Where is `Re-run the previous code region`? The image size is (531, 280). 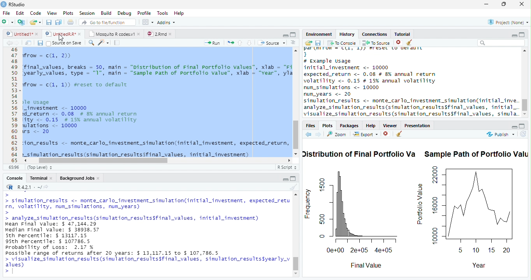
Re-run the previous code region is located at coordinates (230, 43).